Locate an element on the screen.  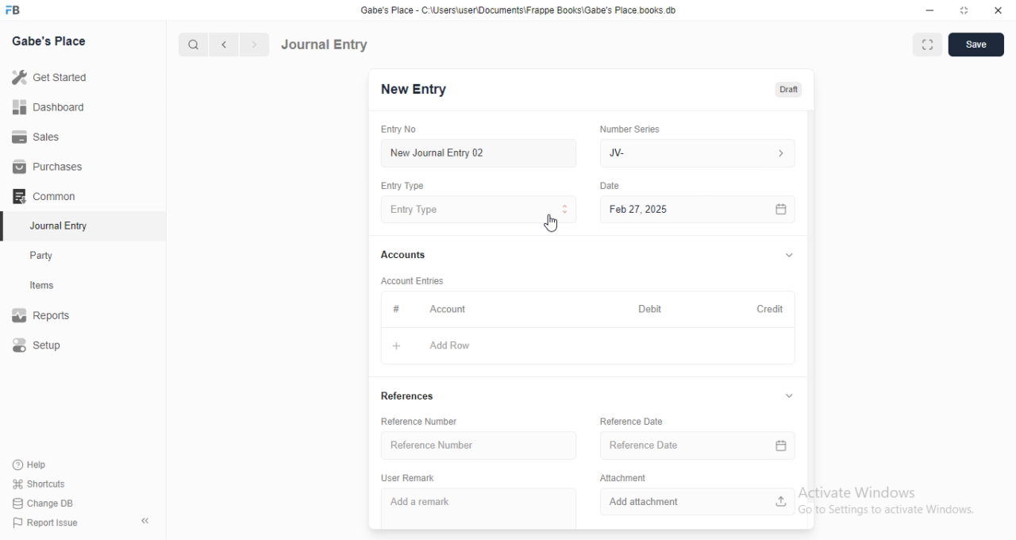
Dashboard is located at coordinates (49, 107).